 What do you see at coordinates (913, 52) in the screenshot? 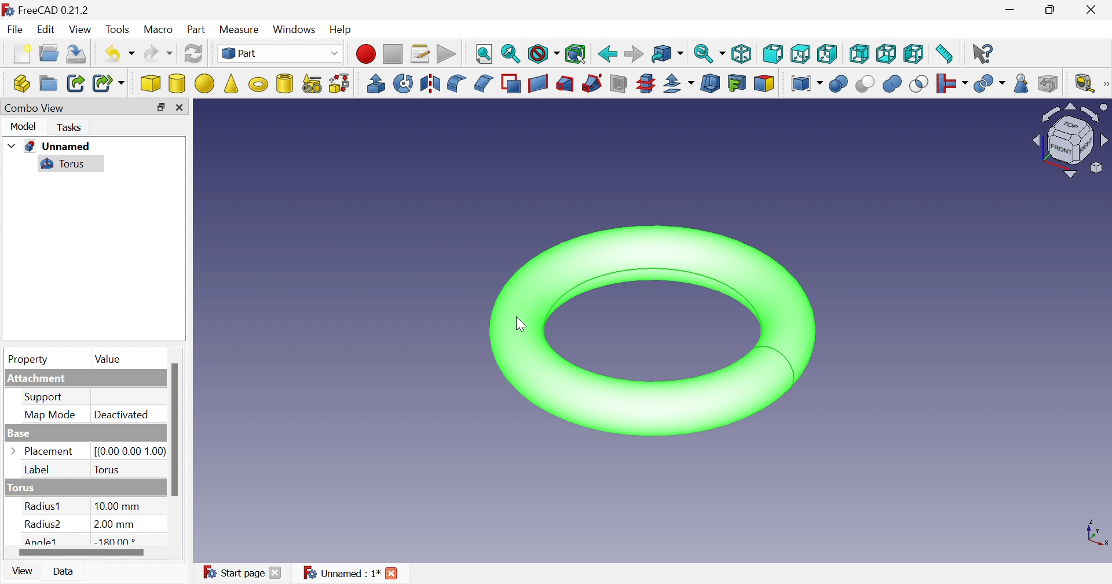
I see `Left` at bounding box center [913, 52].